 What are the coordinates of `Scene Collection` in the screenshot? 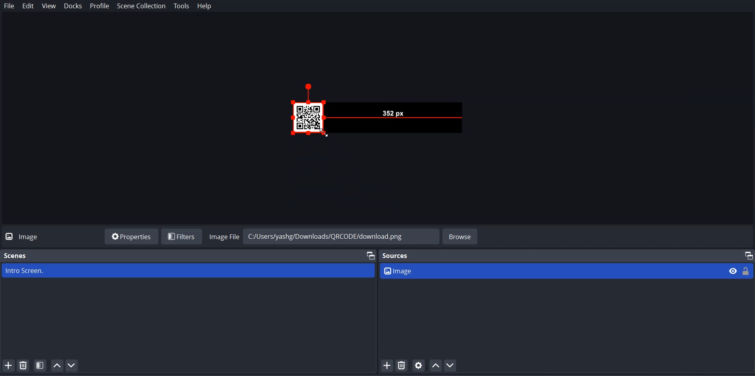 It's located at (142, 7).